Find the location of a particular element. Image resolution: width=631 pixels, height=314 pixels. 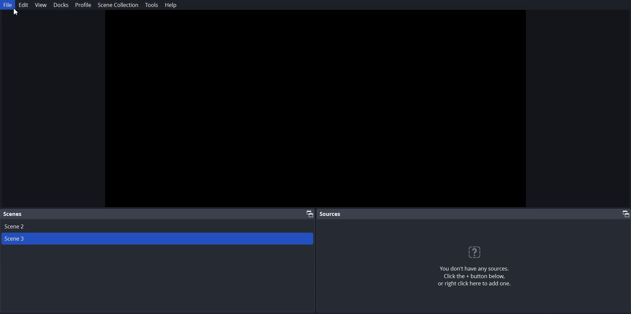

Maximize is located at coordinates (624, 214).